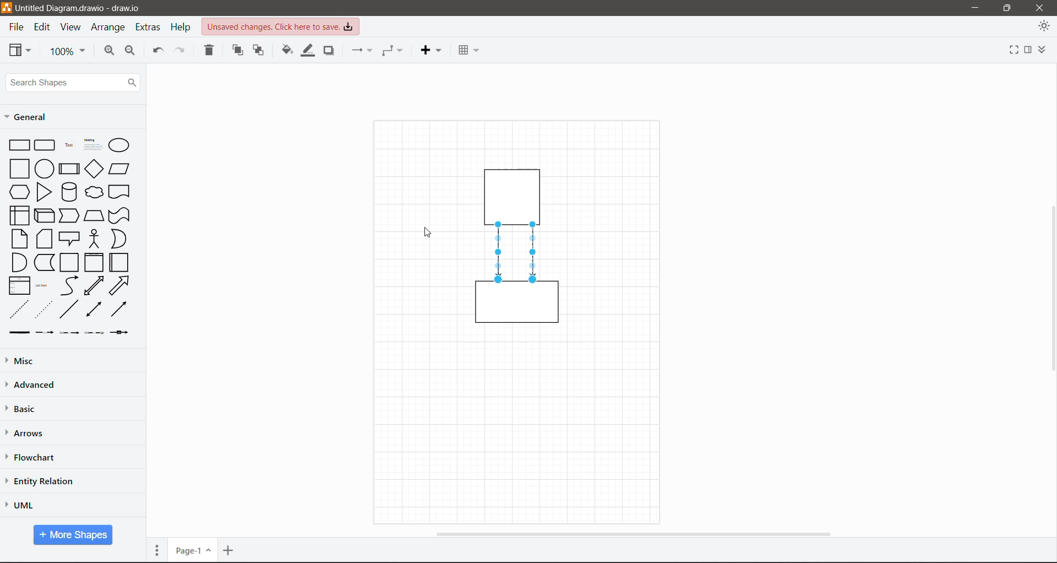 The width and height of the screenshot is (1057, 563). What do you see at coordinates (70, 263) in the screenshot?
I see `Container` at bounding box center [70, 263].